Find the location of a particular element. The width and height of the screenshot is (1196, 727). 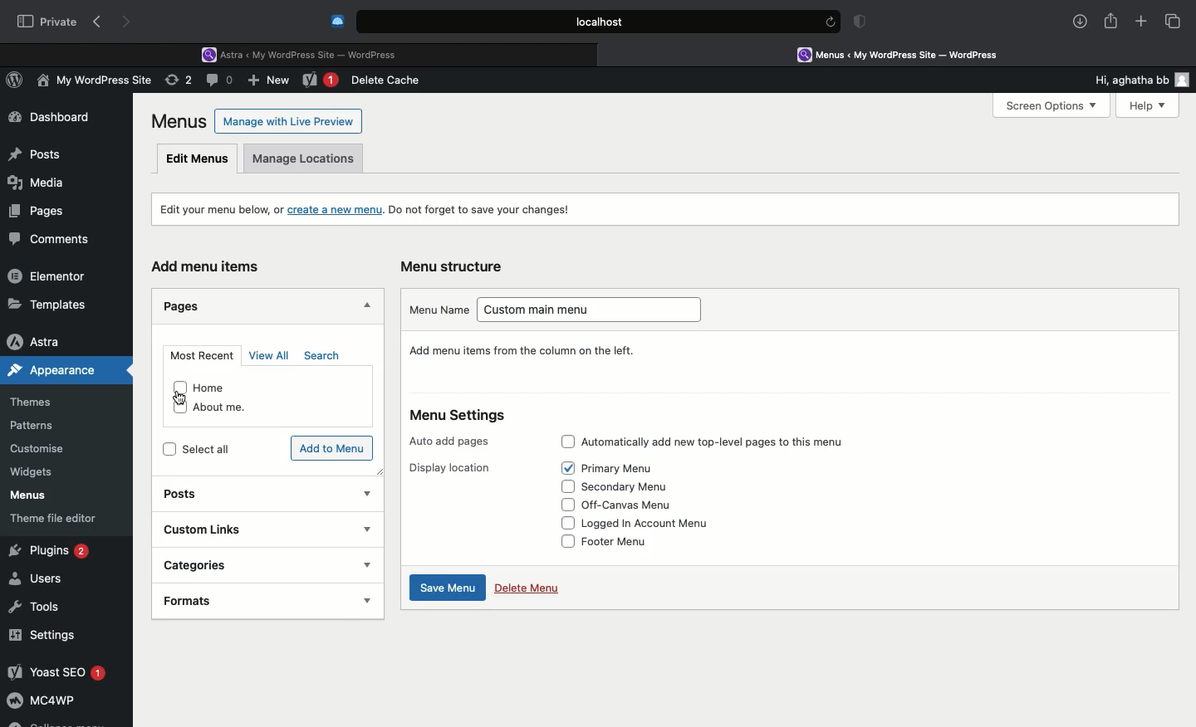

Astra < My WordPress Site - WordPress is located at coordinates (305, 53).